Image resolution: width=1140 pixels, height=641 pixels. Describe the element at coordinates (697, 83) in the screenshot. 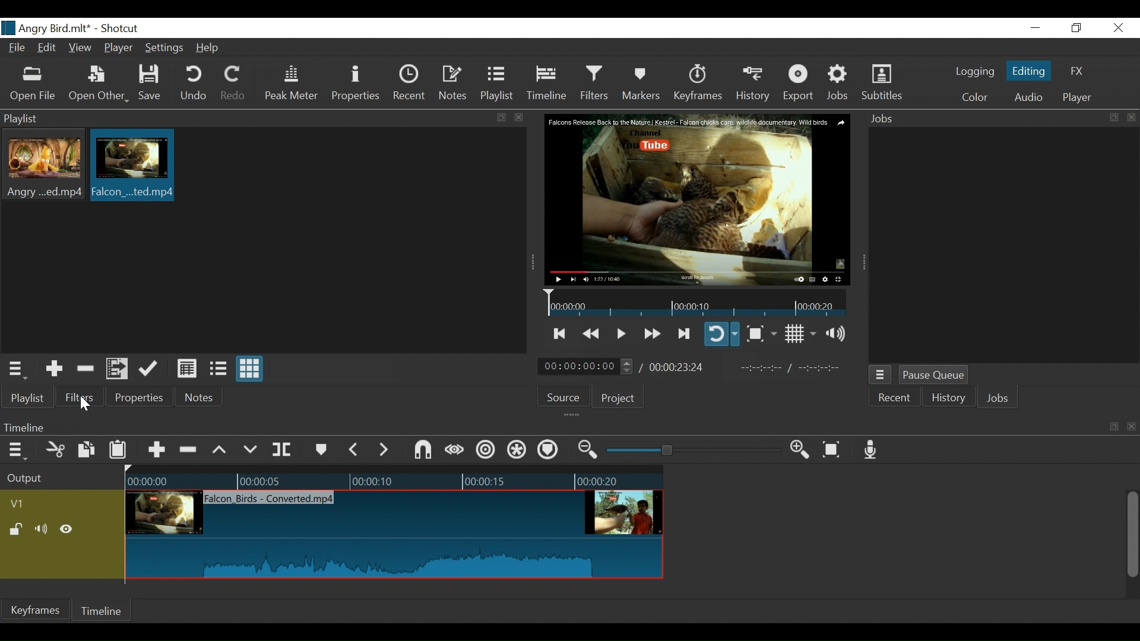

I see `Keyframes` at that location.